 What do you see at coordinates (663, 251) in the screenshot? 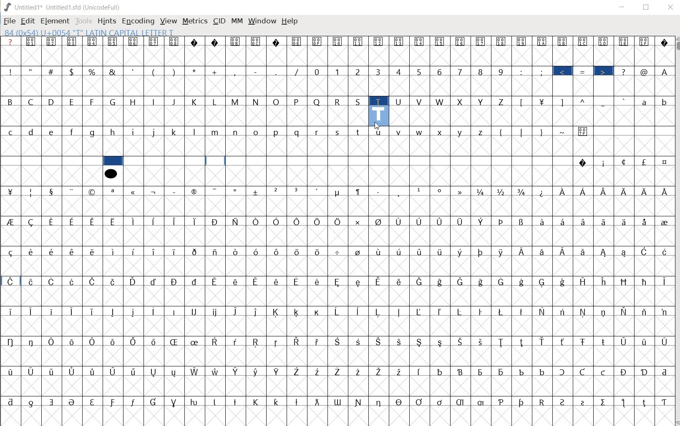
I see `Symbol` at bounding box center [663, 251].